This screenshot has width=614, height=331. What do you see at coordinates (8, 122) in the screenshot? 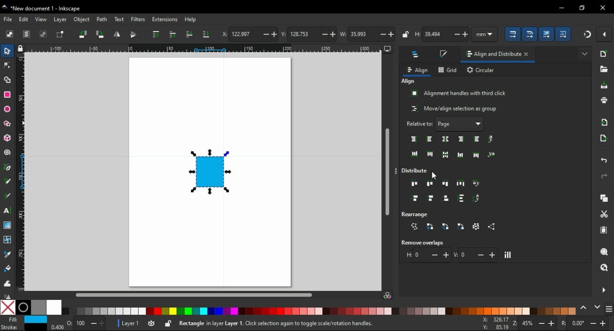
I see `star/polygon tools` at bounding box center [8, 122].